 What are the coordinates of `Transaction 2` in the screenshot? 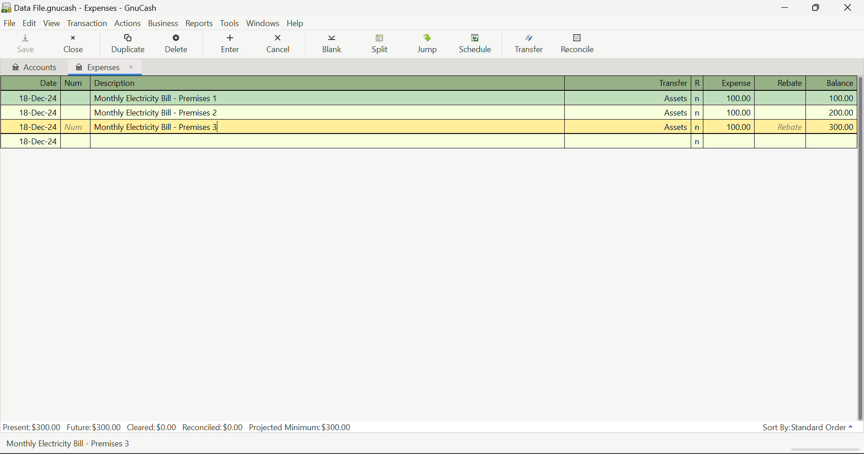 It's located at (429, 111).